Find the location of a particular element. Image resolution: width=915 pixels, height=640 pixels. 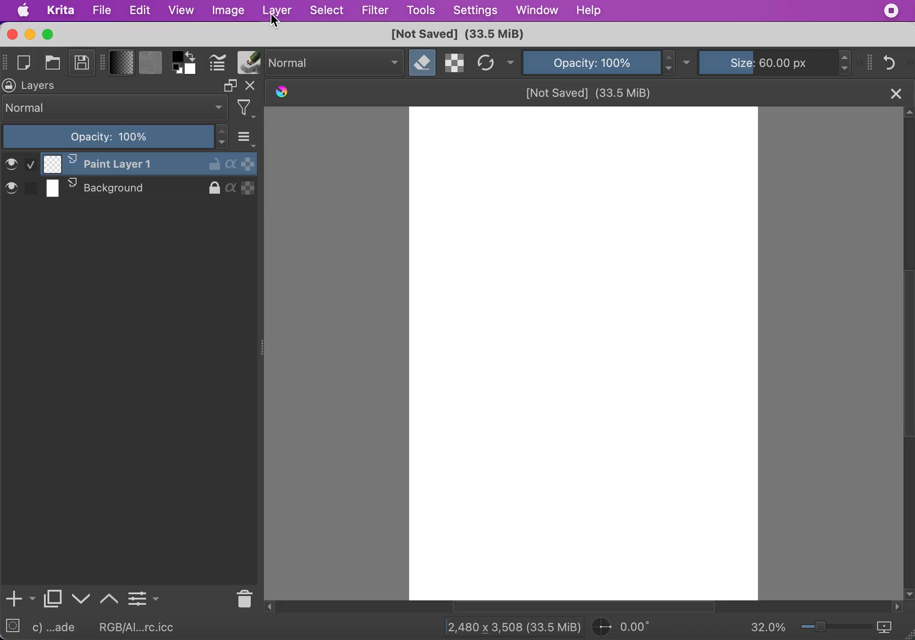

image is located at coordinates (227, 11).